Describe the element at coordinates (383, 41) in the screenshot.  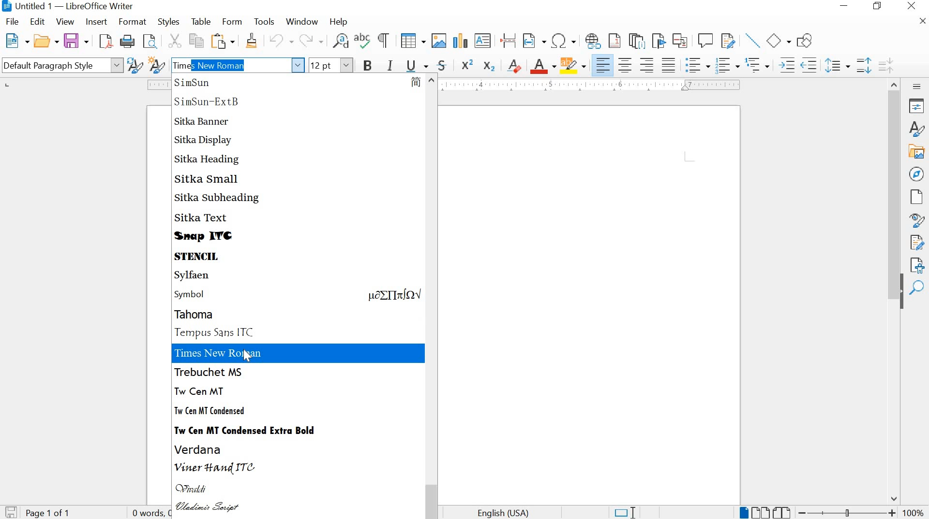
I see `TOGGLE FORMATTING MARKS` at that location.